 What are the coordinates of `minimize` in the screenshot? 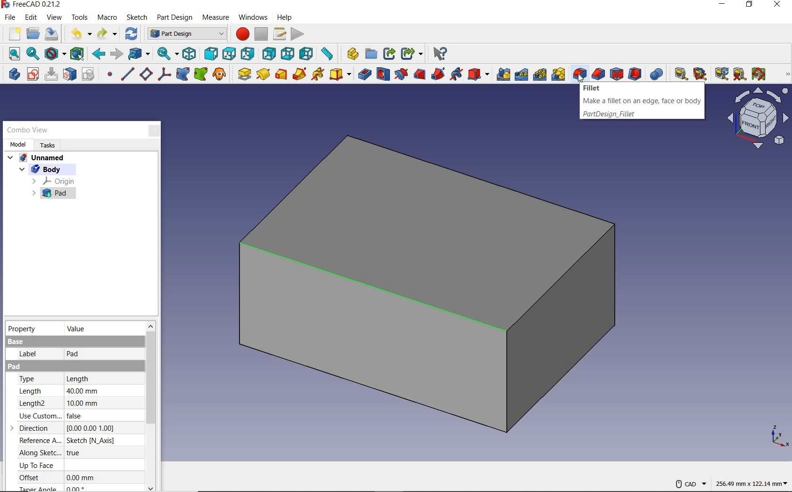 It's located at (722, 4).